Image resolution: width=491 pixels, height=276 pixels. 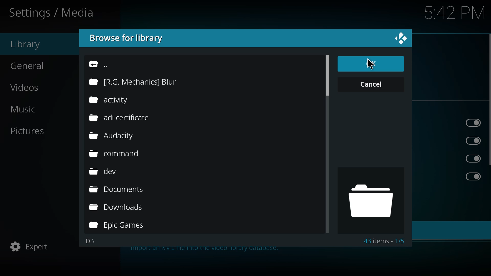 I want to click on close, so click(x=400, y=38).